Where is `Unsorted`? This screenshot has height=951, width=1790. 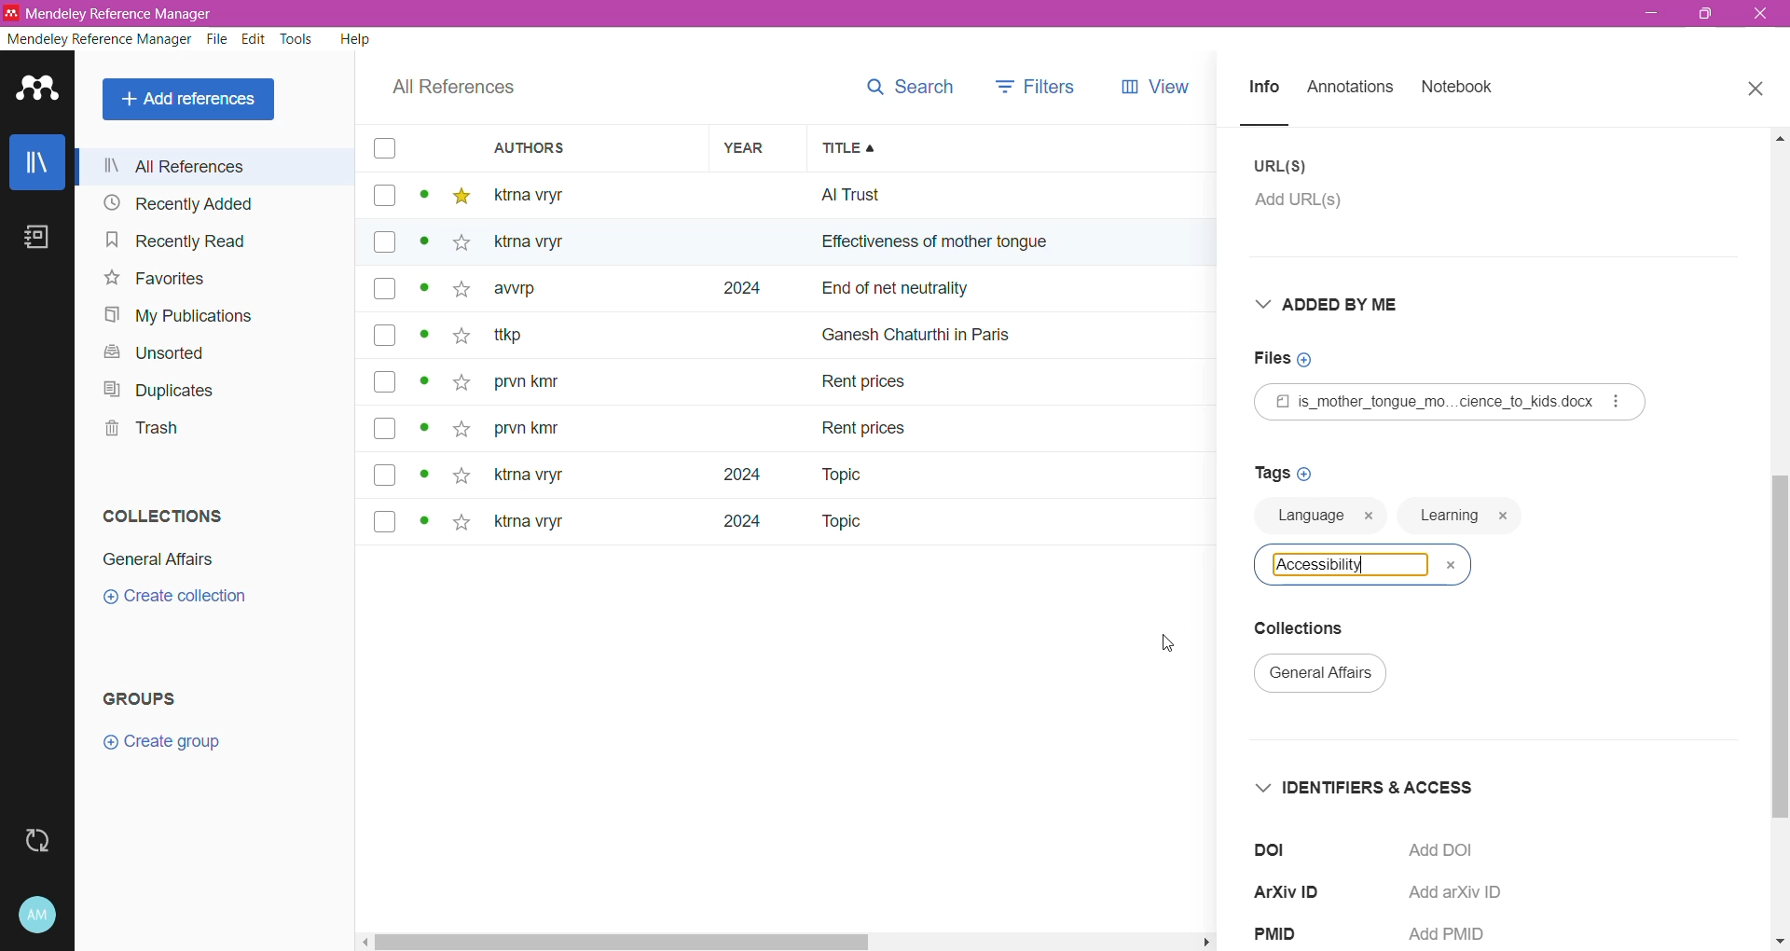 Unsorted is located at coordinates (161, 354).